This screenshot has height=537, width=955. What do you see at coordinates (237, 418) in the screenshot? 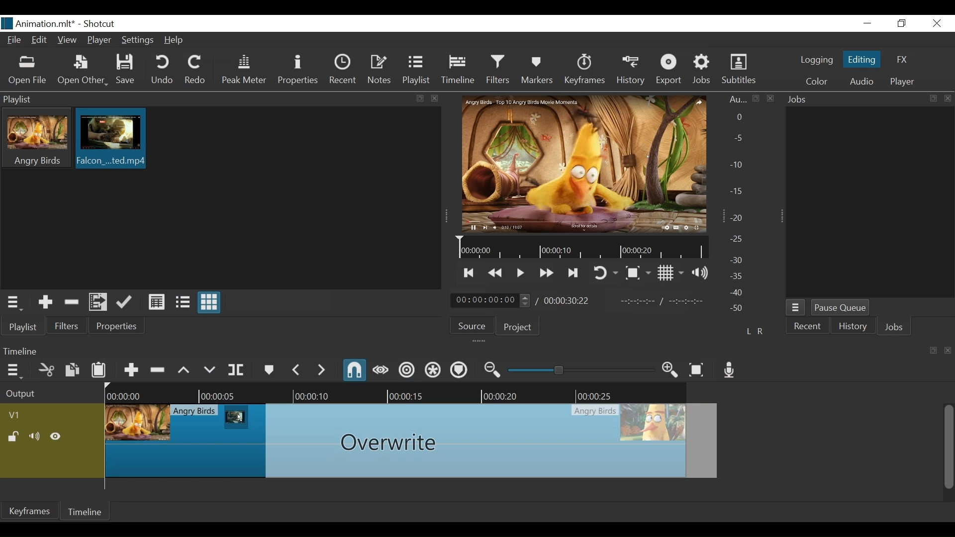
I see `Clip` at bounding box center [237, 418].